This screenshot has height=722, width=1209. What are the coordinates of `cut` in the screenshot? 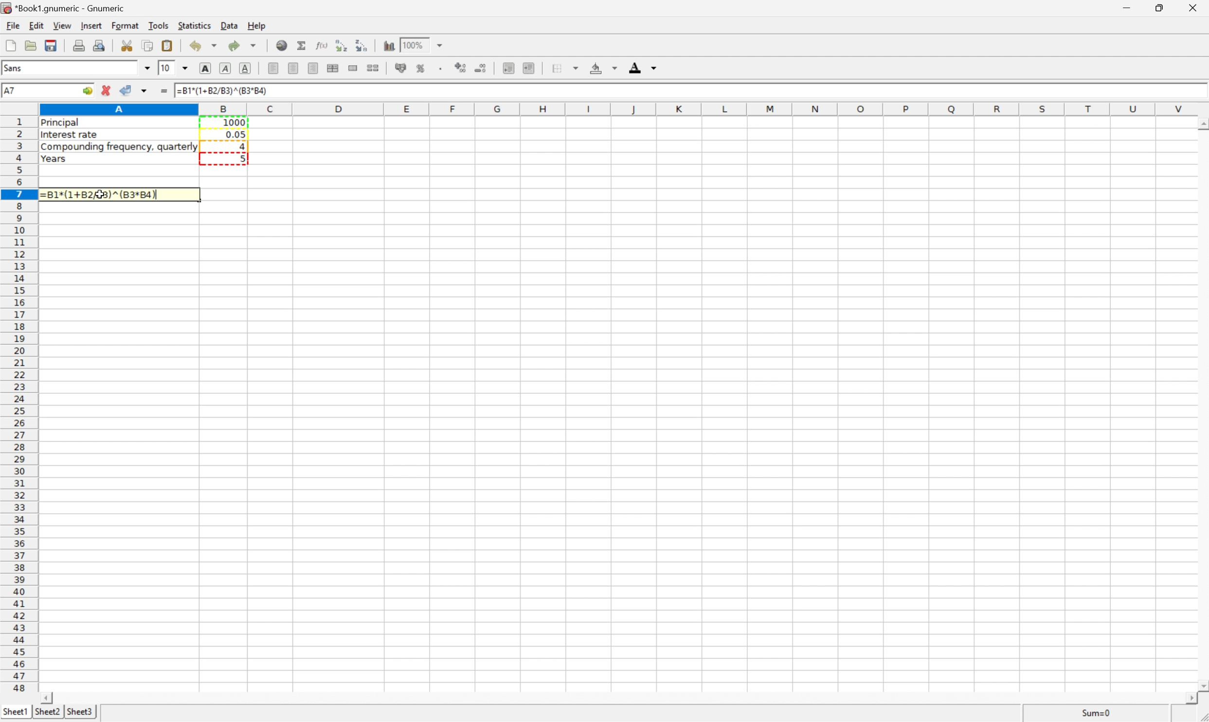 It's located at (126, 45).